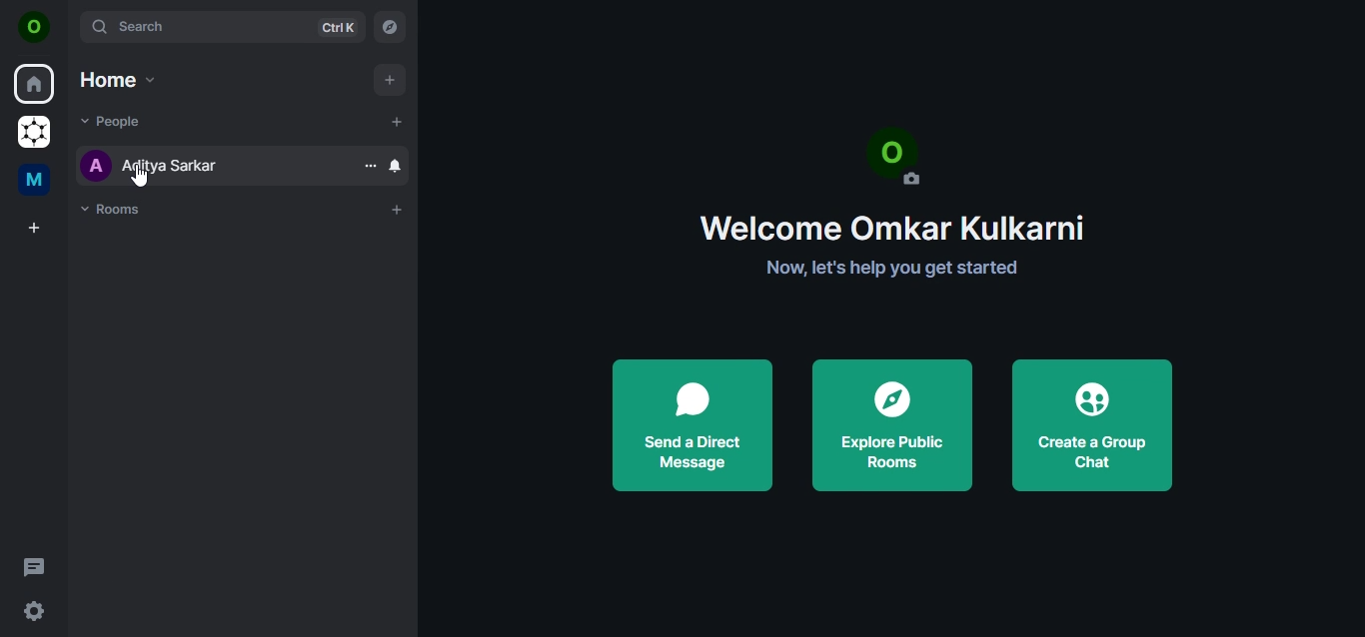  What do you see at coordinates (35, 29) in the screenshot?
I see `view profile` at bounding box center [35, 29].